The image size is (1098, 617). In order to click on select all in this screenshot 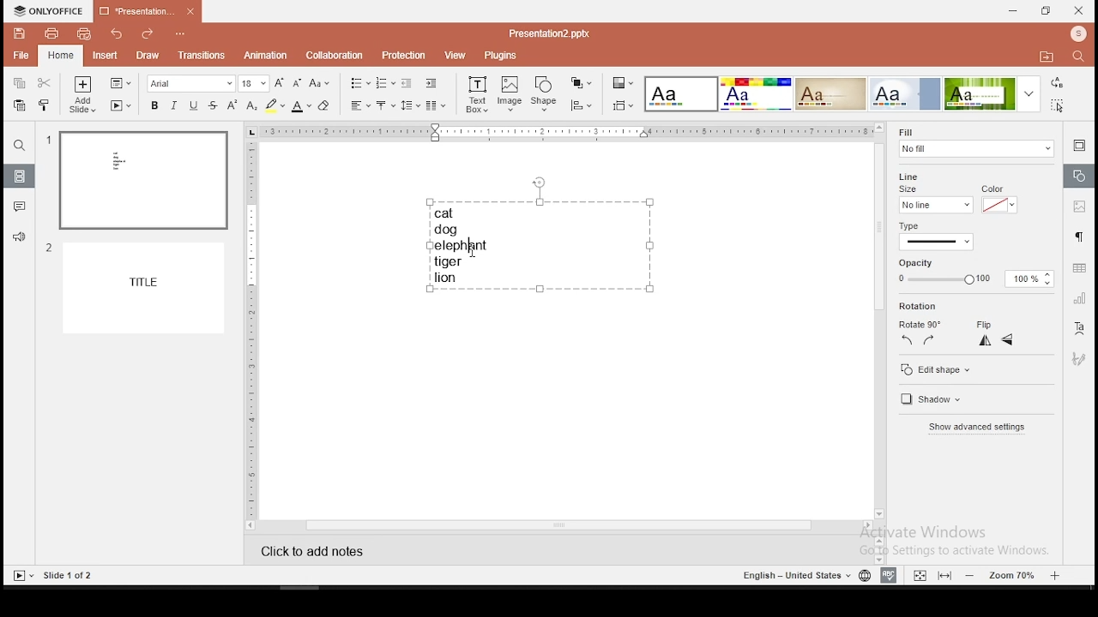, I will do `click(1059, 107)`.